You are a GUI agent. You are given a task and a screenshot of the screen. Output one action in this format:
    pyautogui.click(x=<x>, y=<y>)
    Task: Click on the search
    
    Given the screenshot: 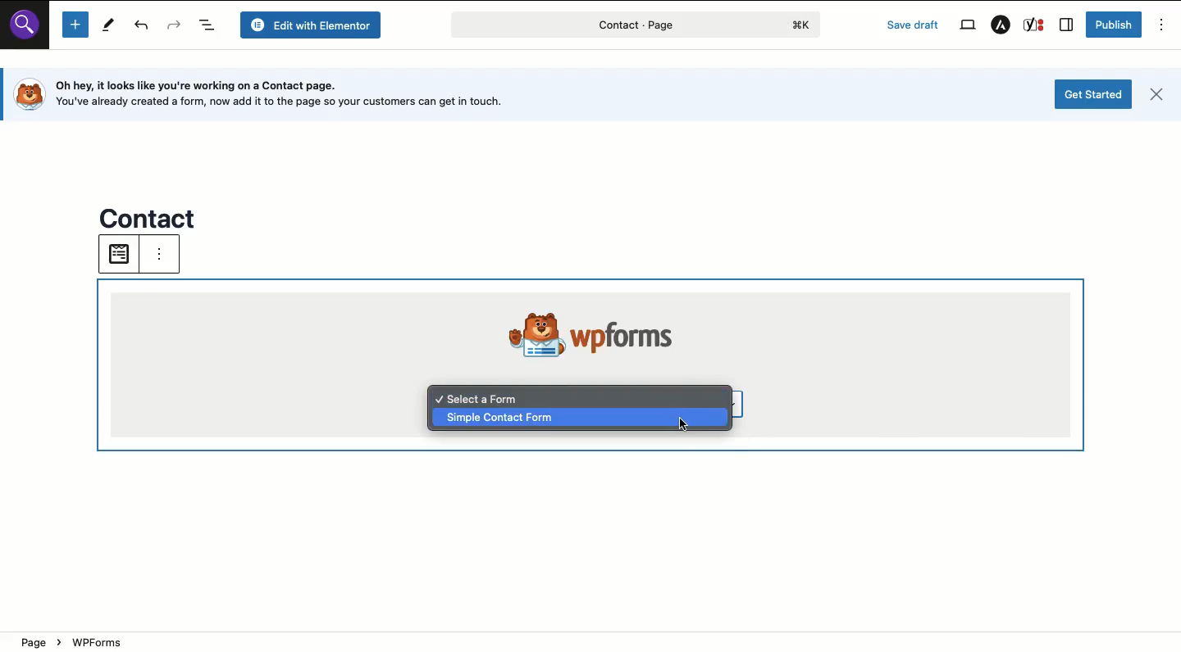 What is the action you would take?
    pyautogui.click(x=30, y=31)
    